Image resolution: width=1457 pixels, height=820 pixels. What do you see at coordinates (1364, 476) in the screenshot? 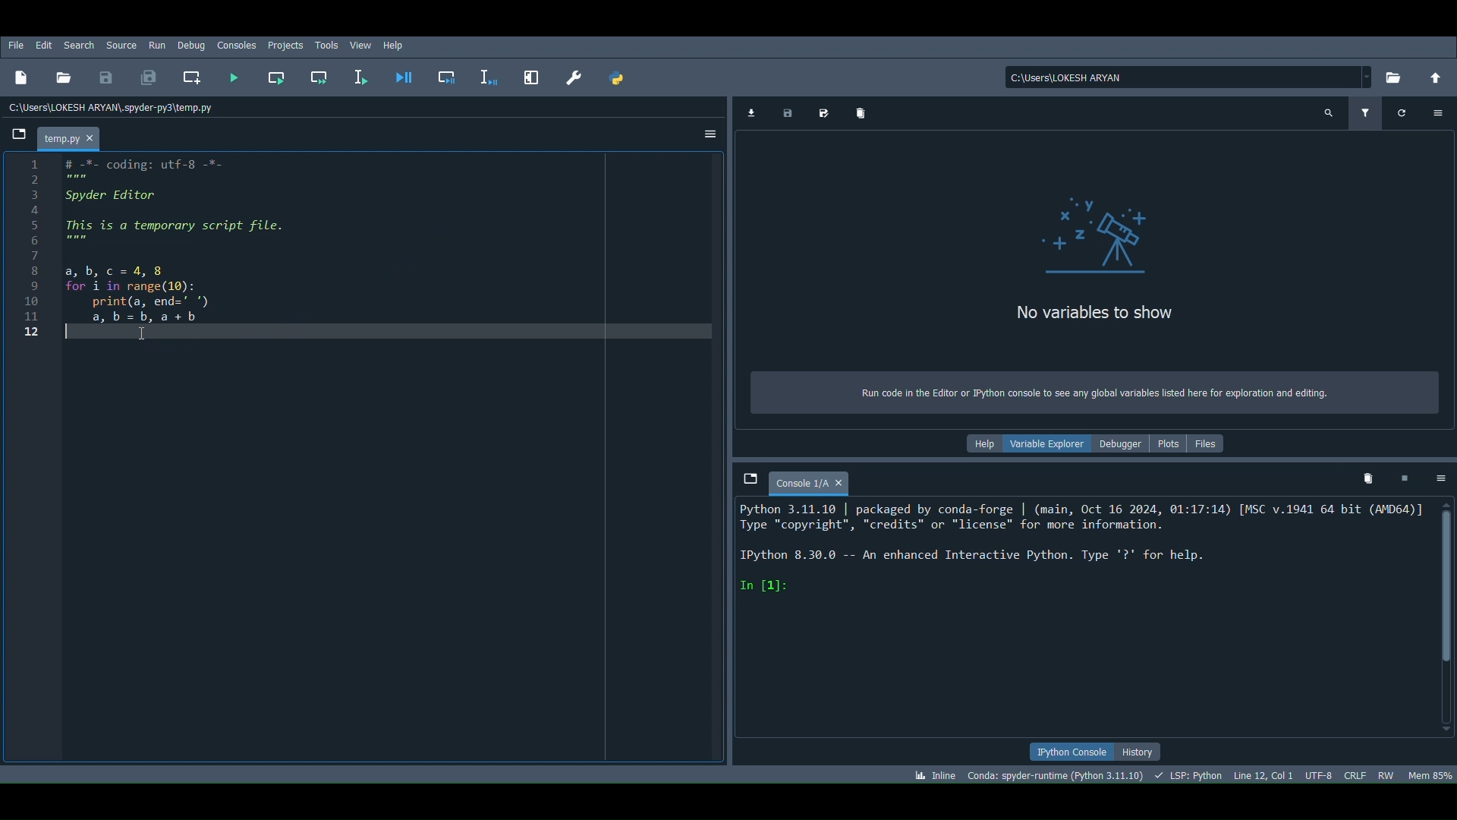
I see `Remove all variables from namespace` at bounding box center [1364, 476].